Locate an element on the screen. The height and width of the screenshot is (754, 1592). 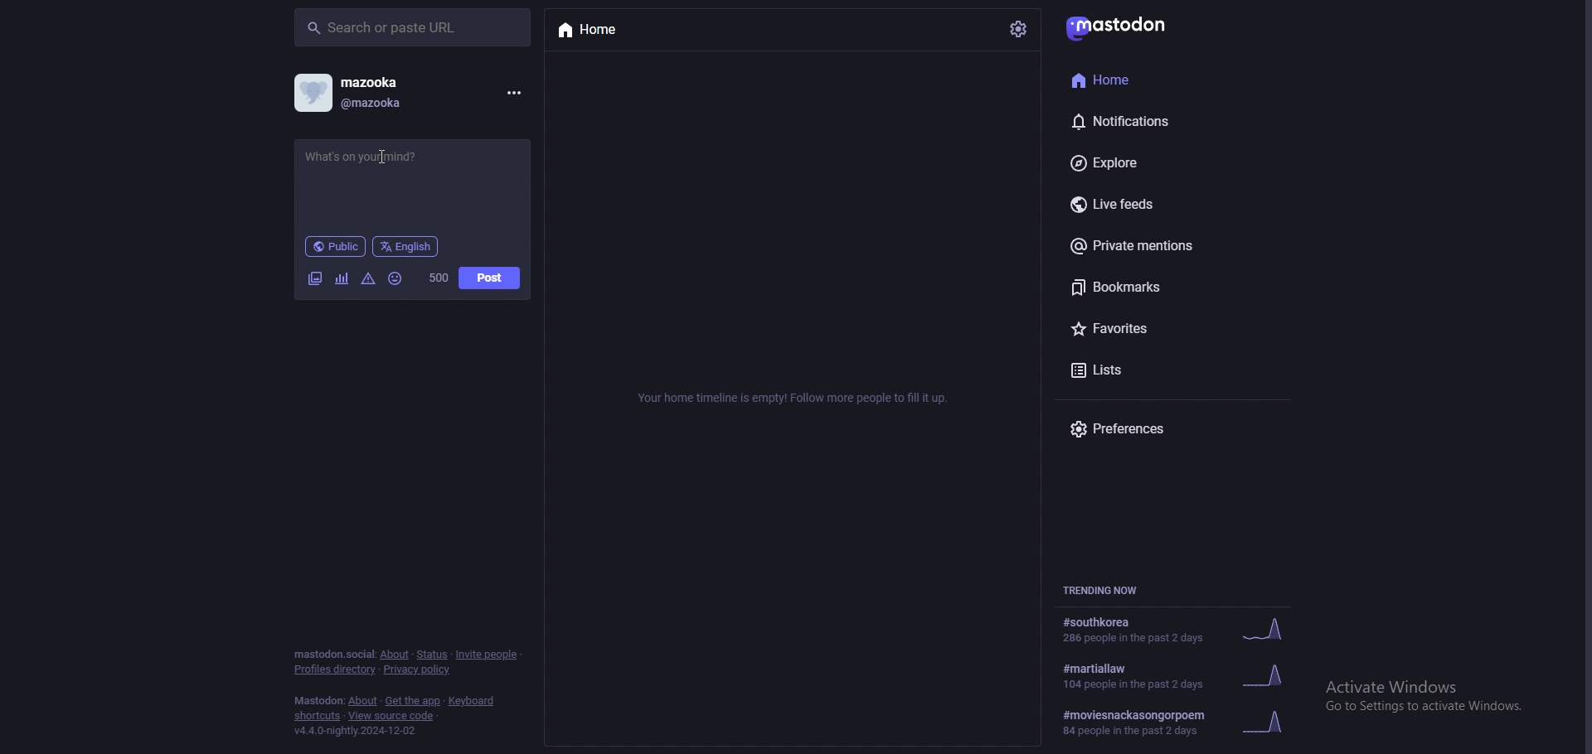
trending is located at coordinates (1177, 629).